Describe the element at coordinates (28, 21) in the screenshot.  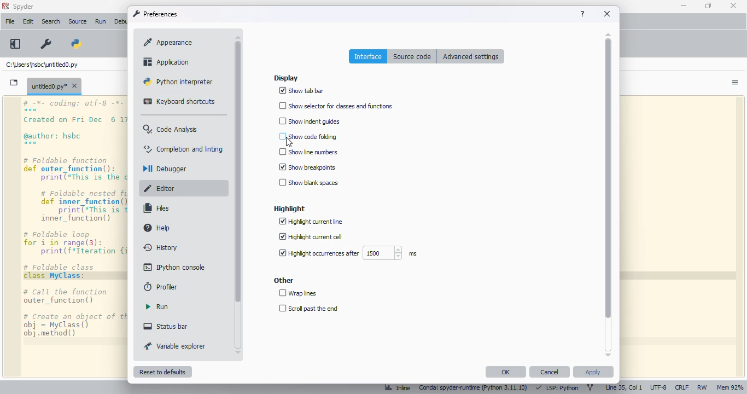
I see `edit` at that location.